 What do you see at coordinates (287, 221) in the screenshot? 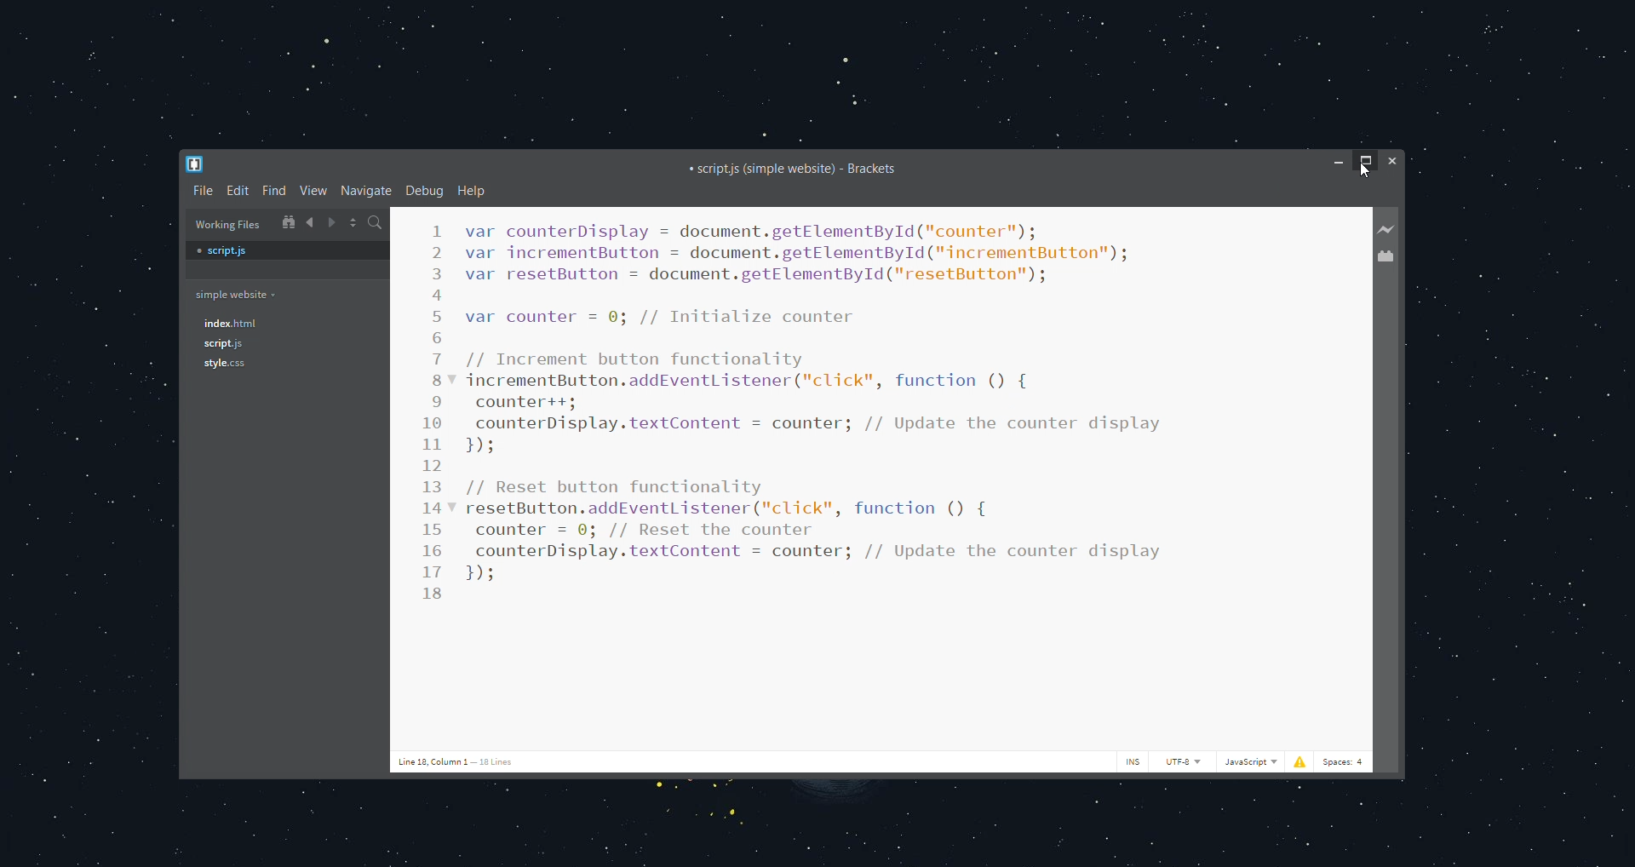
I see `show in file tree` at bounding box center [287, 221].